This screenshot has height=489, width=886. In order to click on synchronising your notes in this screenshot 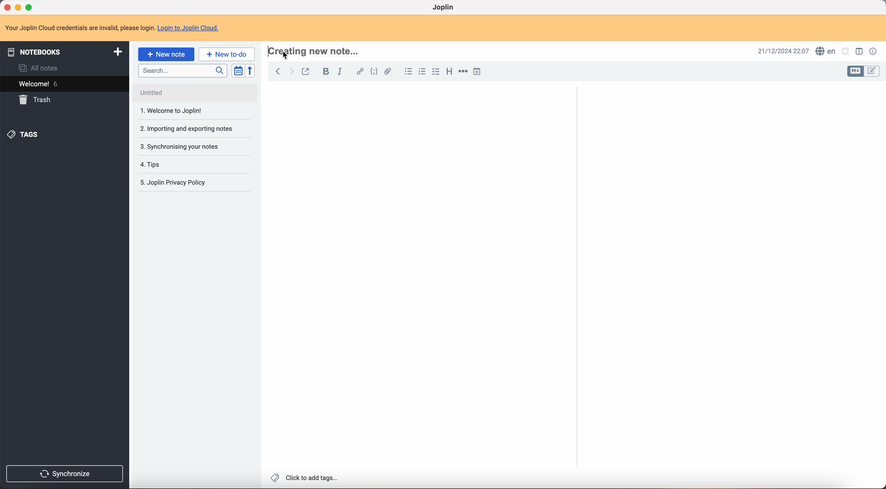, I will do `click(190, 131)`.